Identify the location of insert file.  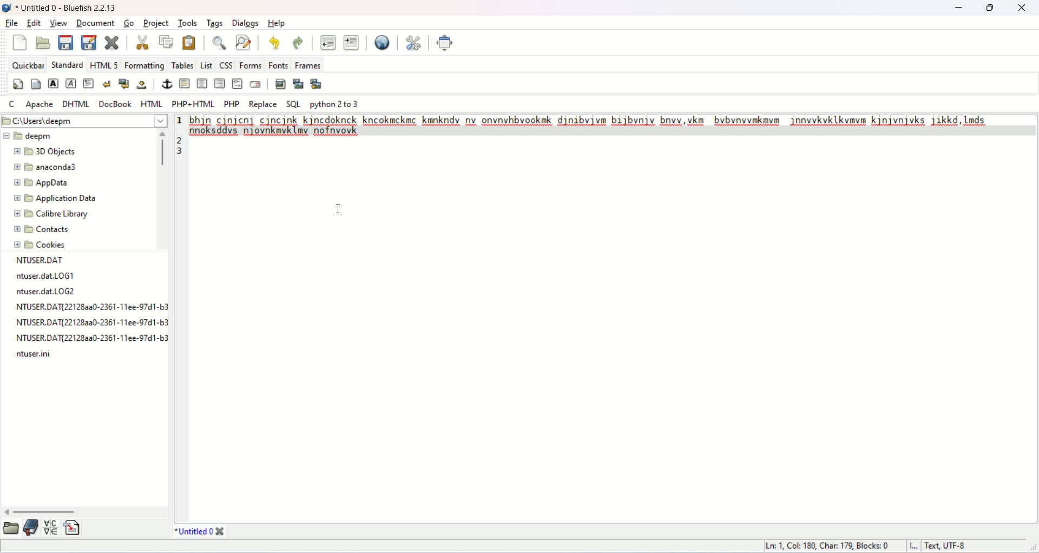
(72, 529).